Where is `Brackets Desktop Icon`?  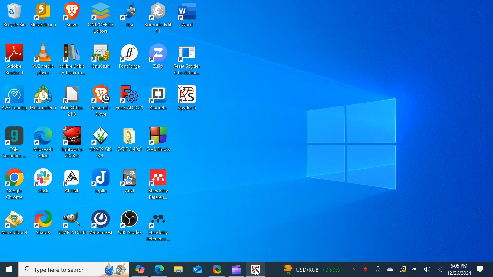 Brackets Desktop Icon is located at coordinates (158, 102).